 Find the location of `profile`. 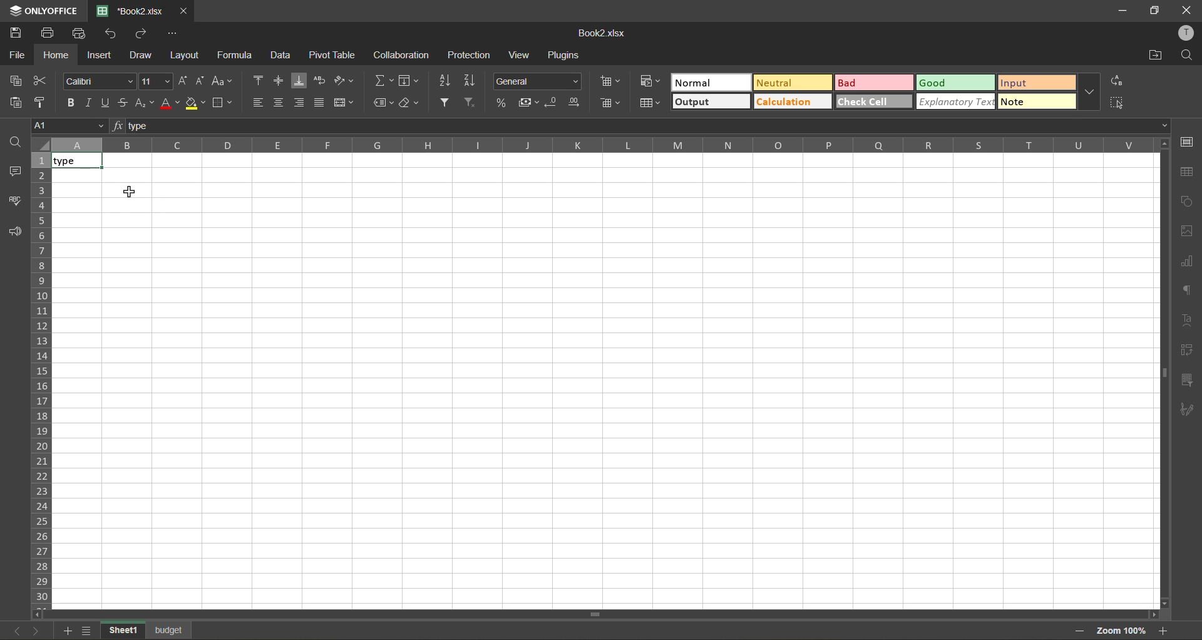

profile is located at coordinates (1188, 31).